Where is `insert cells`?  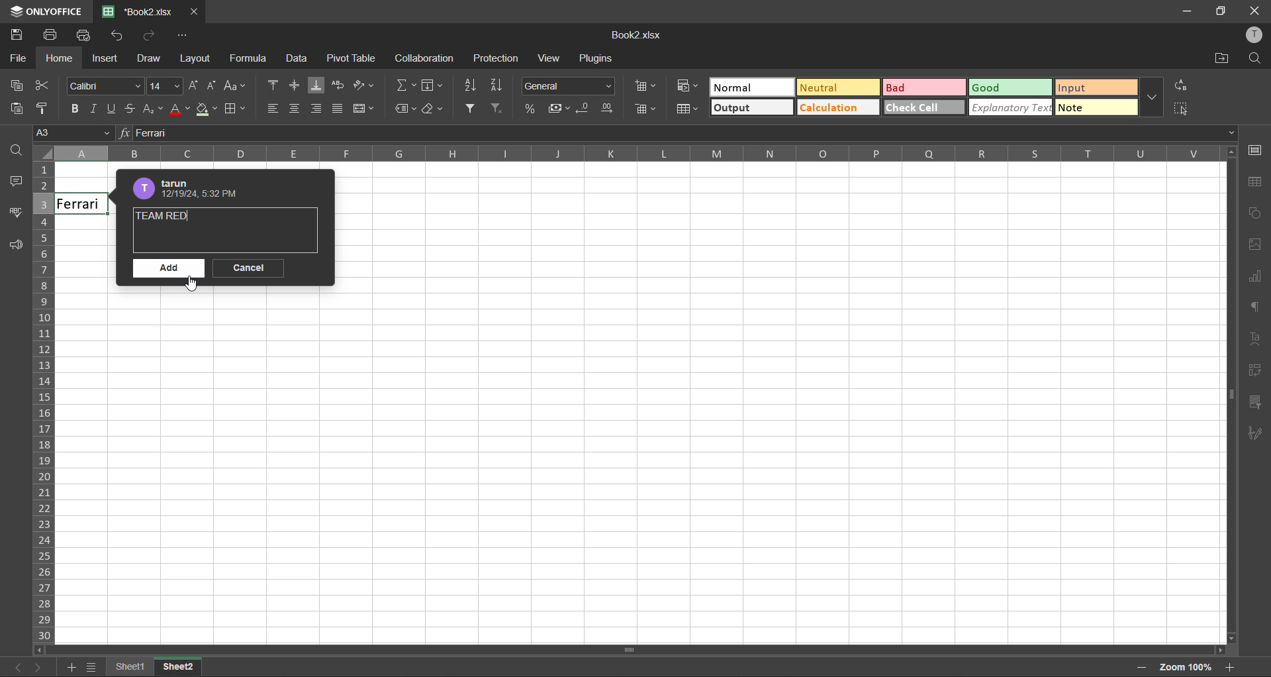
insert cells is located at coordinates (645, 85).